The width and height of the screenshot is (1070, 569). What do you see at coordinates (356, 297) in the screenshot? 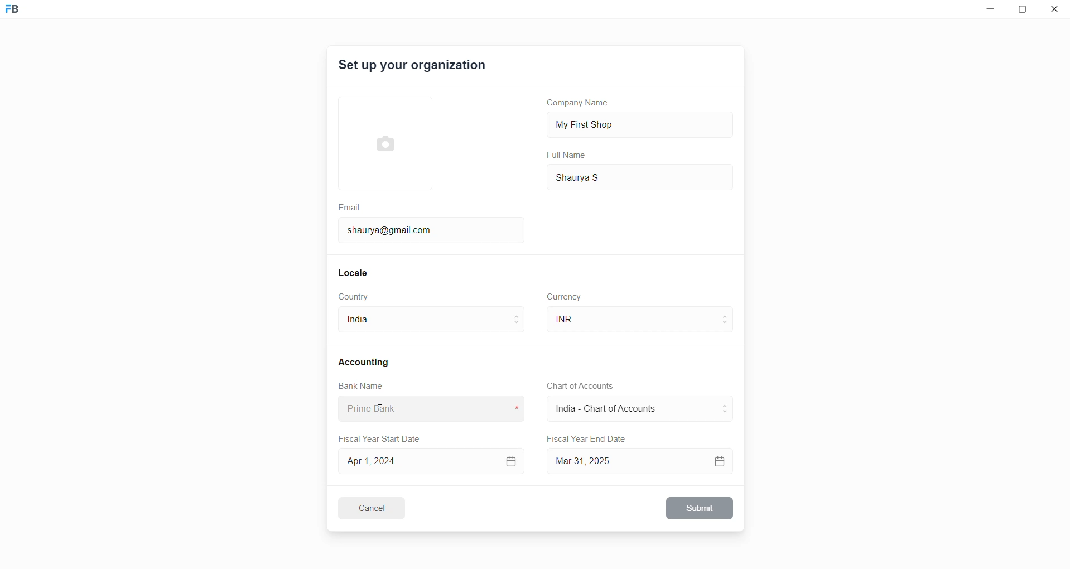
I see `Country` at bounding box center [356, 297].